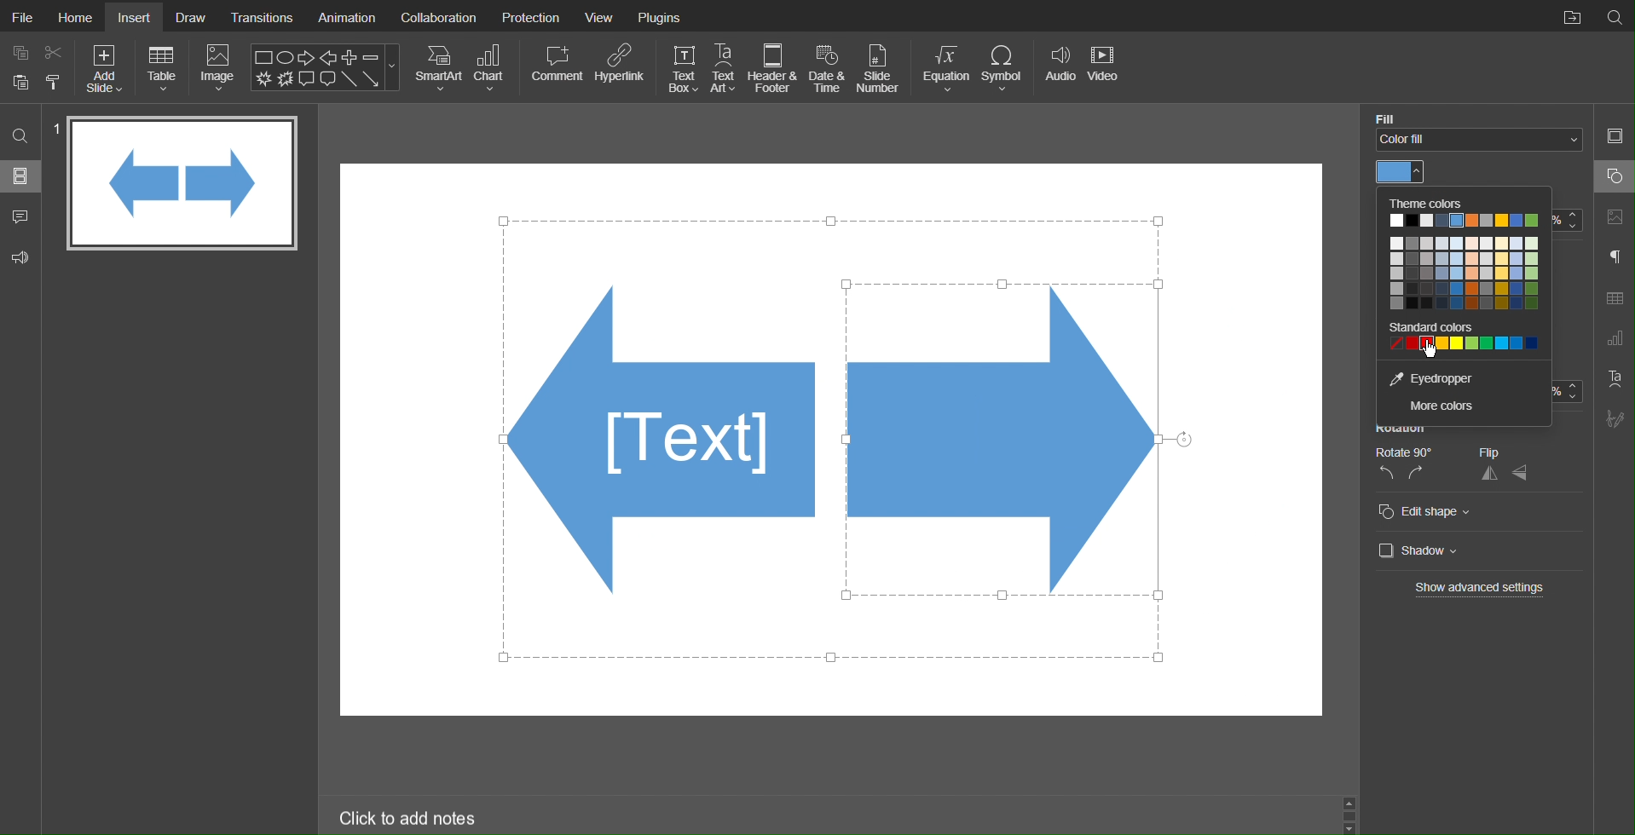 The width and height of the screenshot is (1635, 835). Describe the element at coordinates (657, 450) in the screenshot. I see `Shapes` at that location.